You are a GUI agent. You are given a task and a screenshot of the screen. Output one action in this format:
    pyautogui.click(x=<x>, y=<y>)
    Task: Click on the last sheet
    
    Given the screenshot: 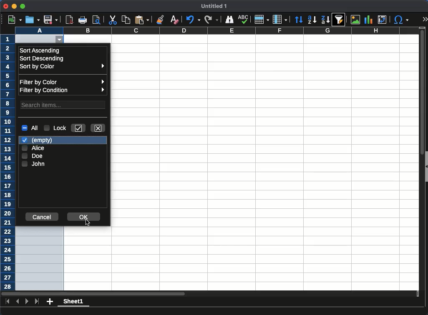 What is the action you would take?
    pyautogui.click(x=38, y=302)
    